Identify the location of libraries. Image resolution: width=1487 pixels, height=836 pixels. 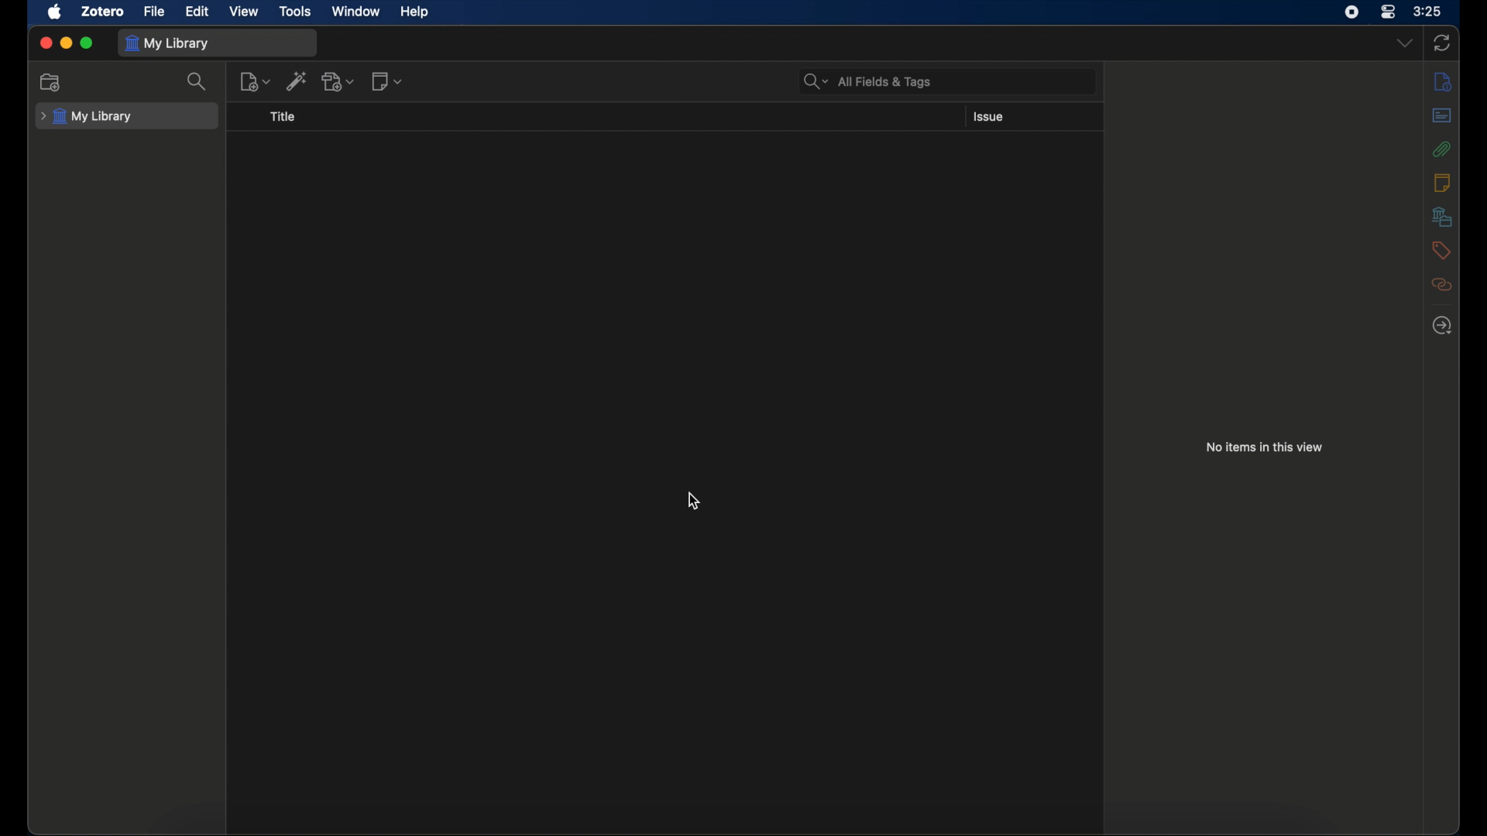
(1441, 216).